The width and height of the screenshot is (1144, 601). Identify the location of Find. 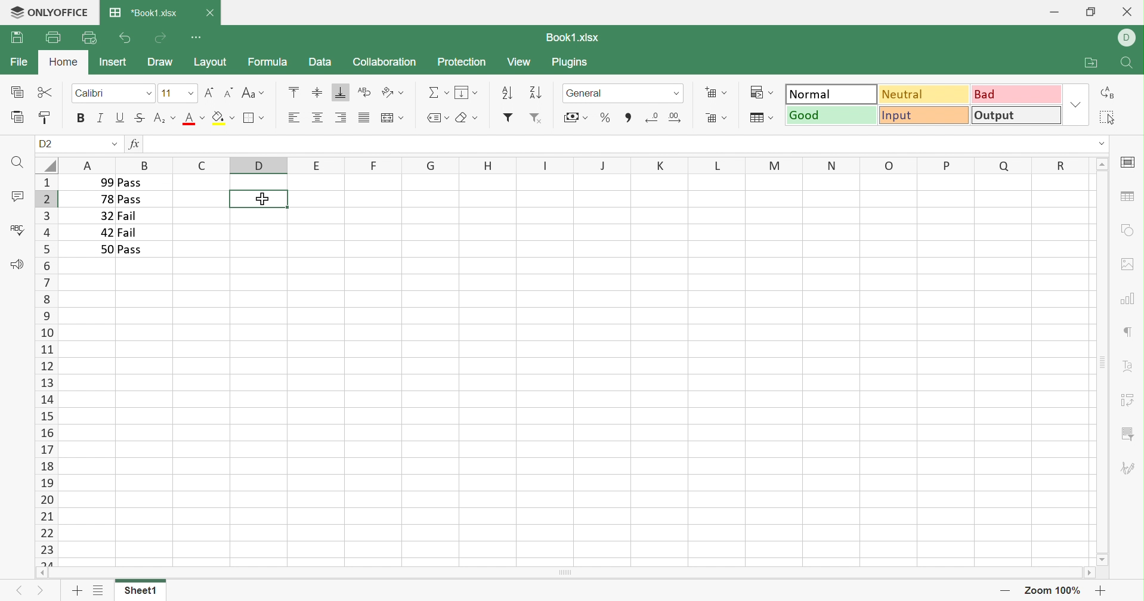
(1125, 64).